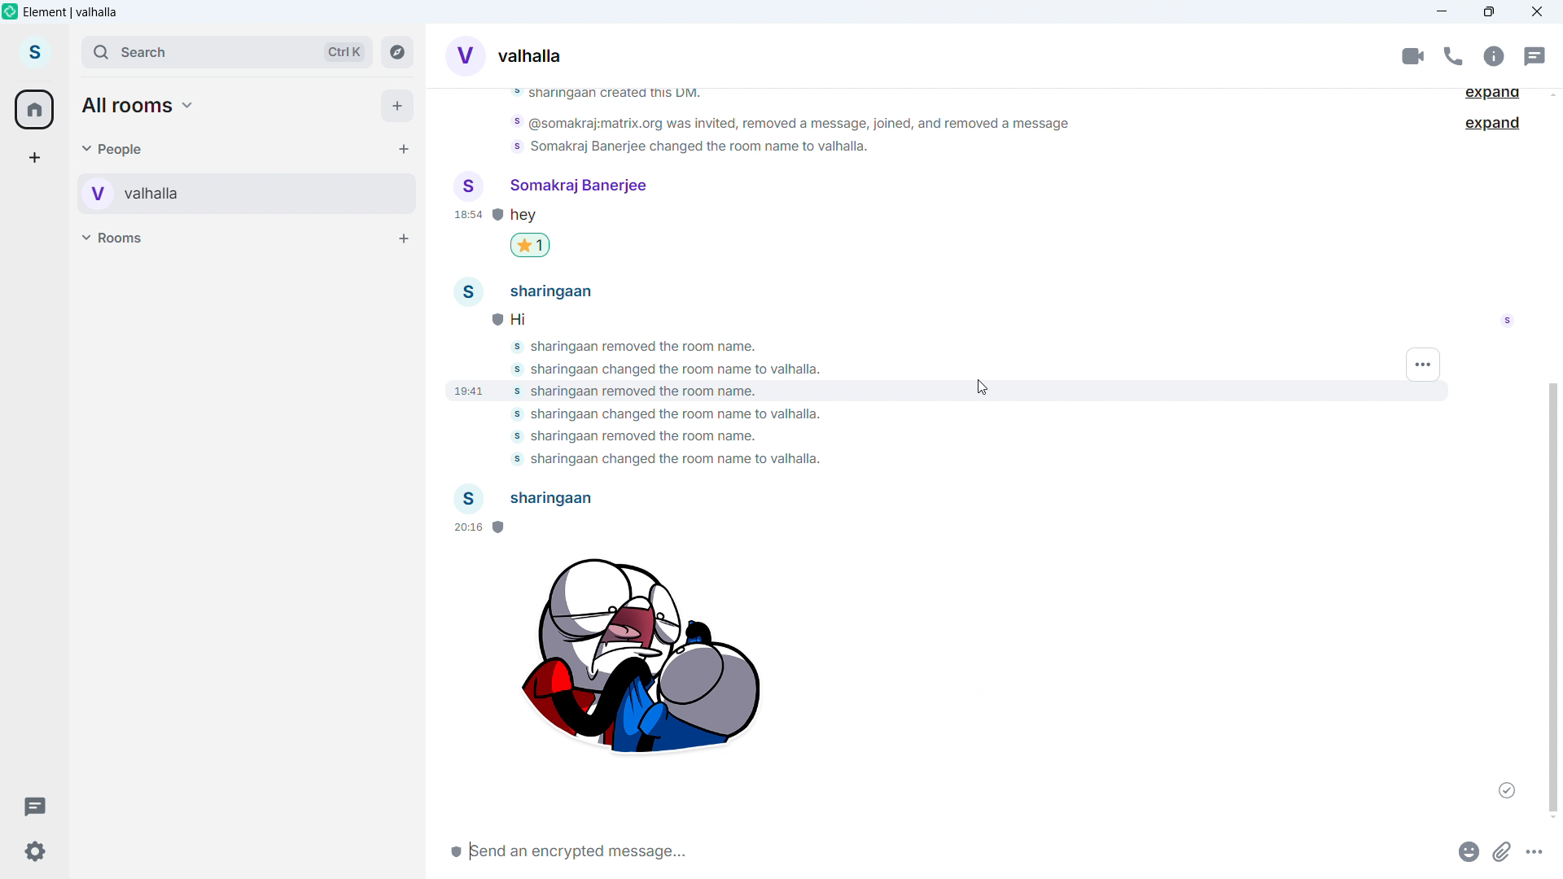 The image size is (1563, 879). I want to click on cursor movement, so click(987, 389).